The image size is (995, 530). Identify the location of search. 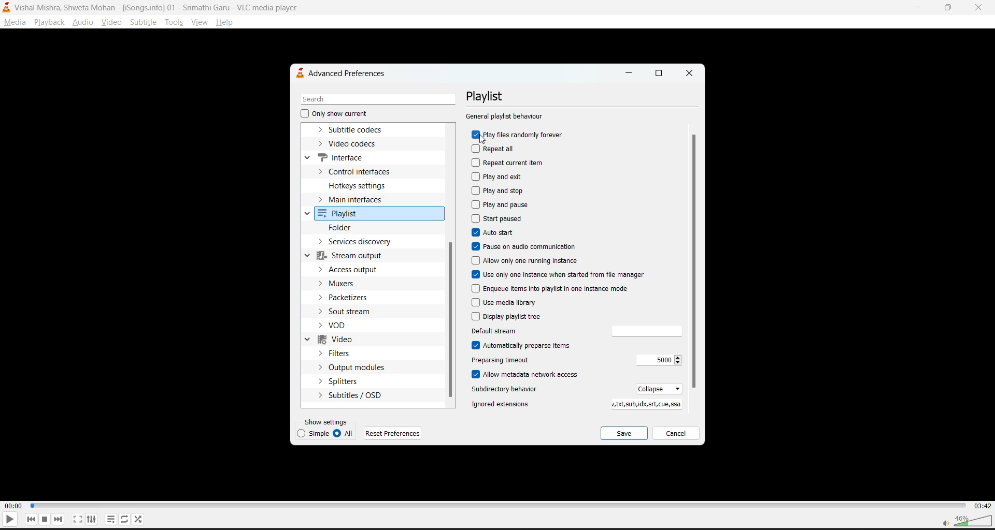
(377, 99).